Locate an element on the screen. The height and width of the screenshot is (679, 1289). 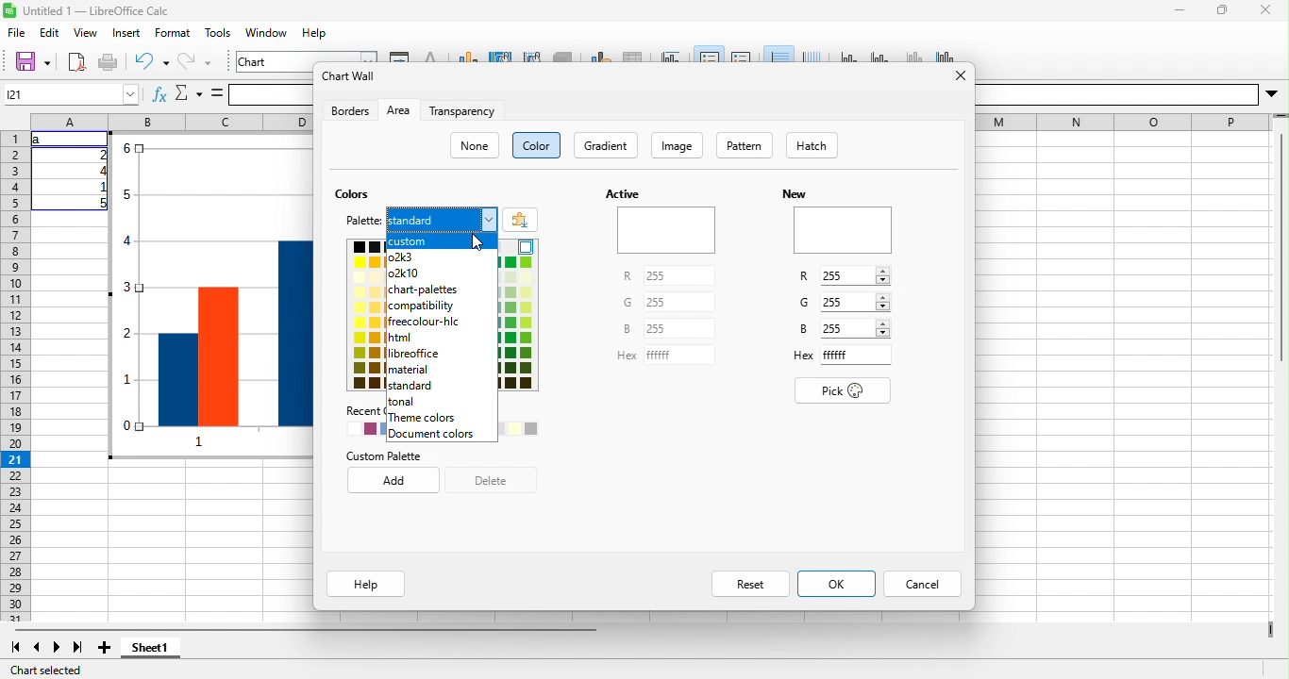
Vertical slide bar is located at coordinates (1281, 239).